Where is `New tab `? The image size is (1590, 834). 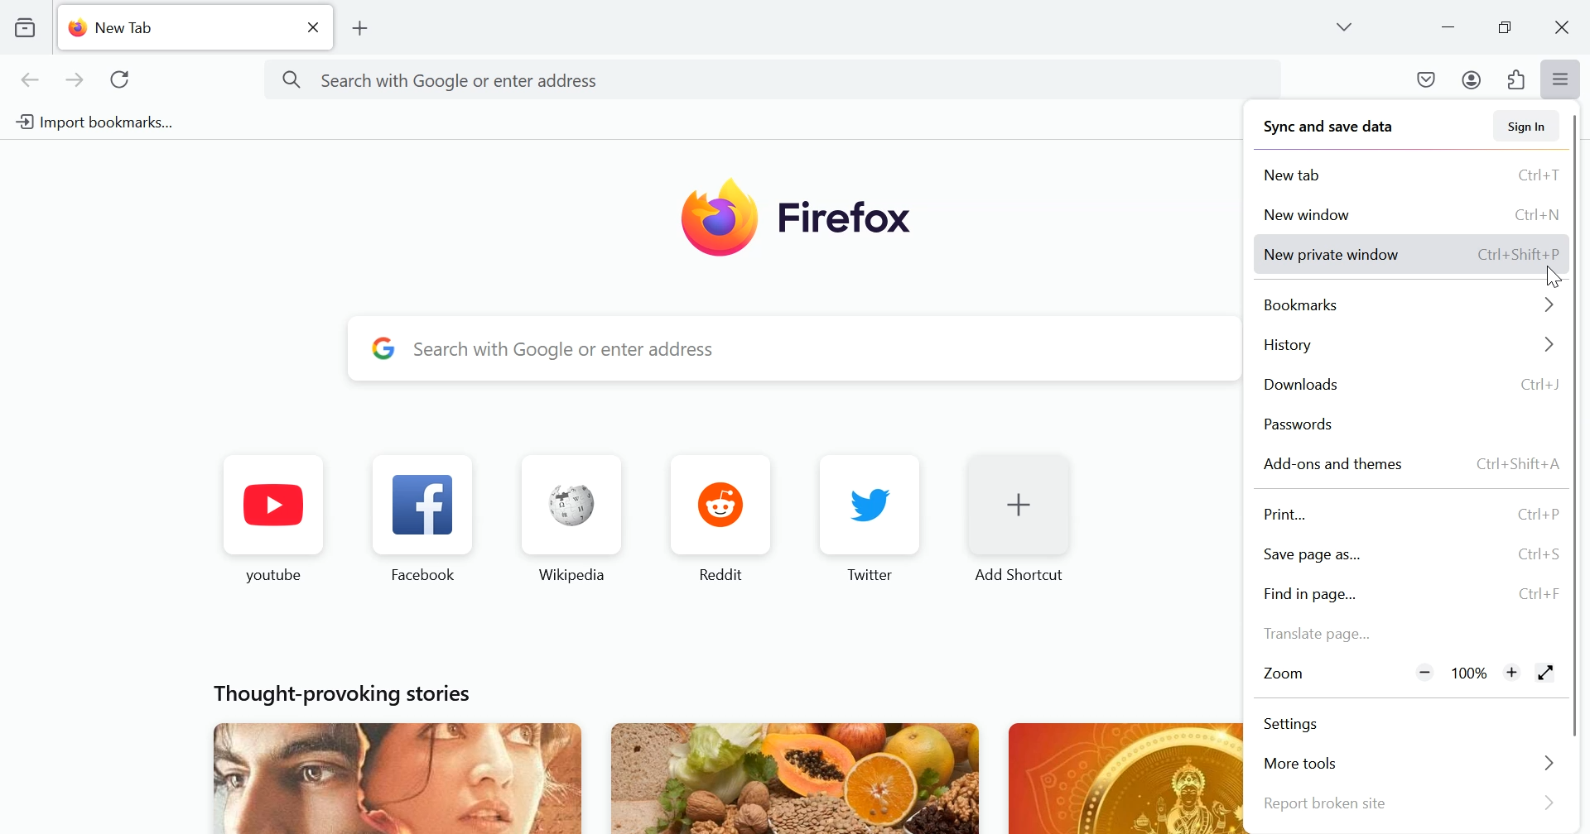
New tab  is located at coordinates (160, 29).